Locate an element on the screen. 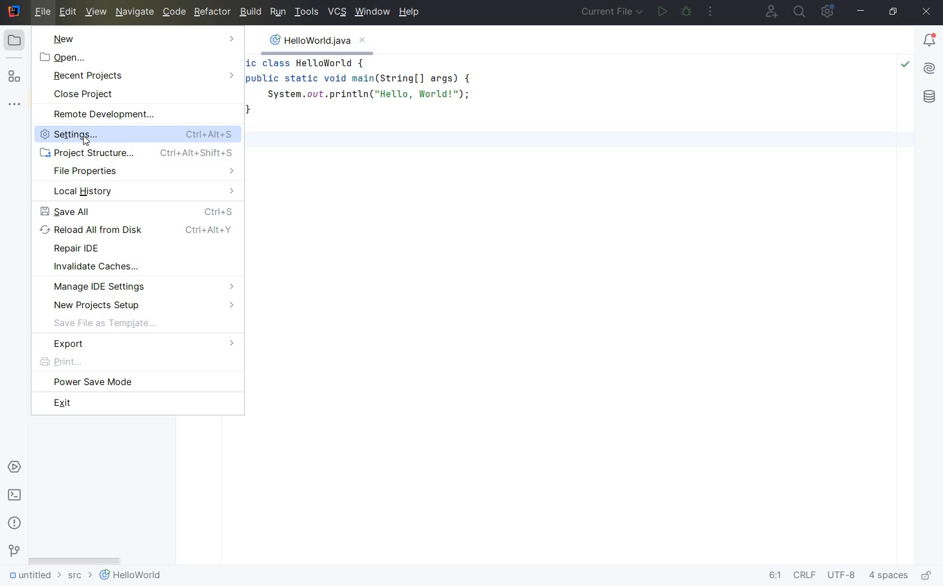 This screenshot has height=586, width=943. untitled is located at coordinates (33, 577).